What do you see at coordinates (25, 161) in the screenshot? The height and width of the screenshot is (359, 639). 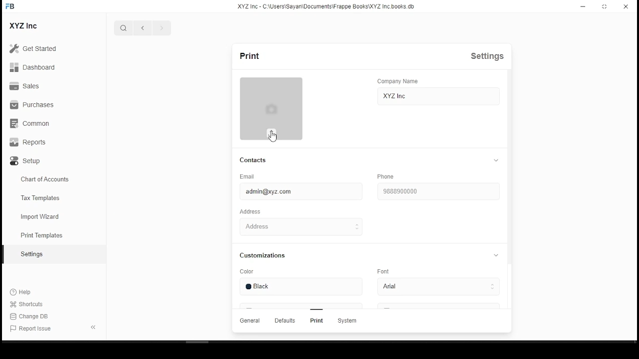 I see `Setup` at bounding box center [25, 161].